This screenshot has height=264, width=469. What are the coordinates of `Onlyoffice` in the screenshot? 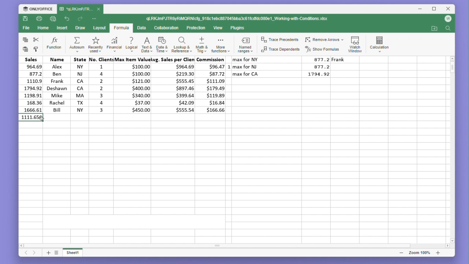 It's located at (37, 9).